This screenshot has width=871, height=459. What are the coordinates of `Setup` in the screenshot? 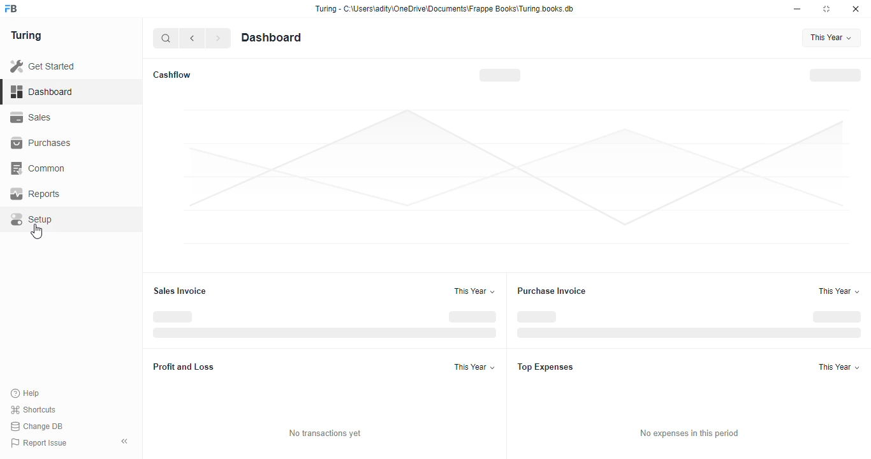 It's located at (69, 217).